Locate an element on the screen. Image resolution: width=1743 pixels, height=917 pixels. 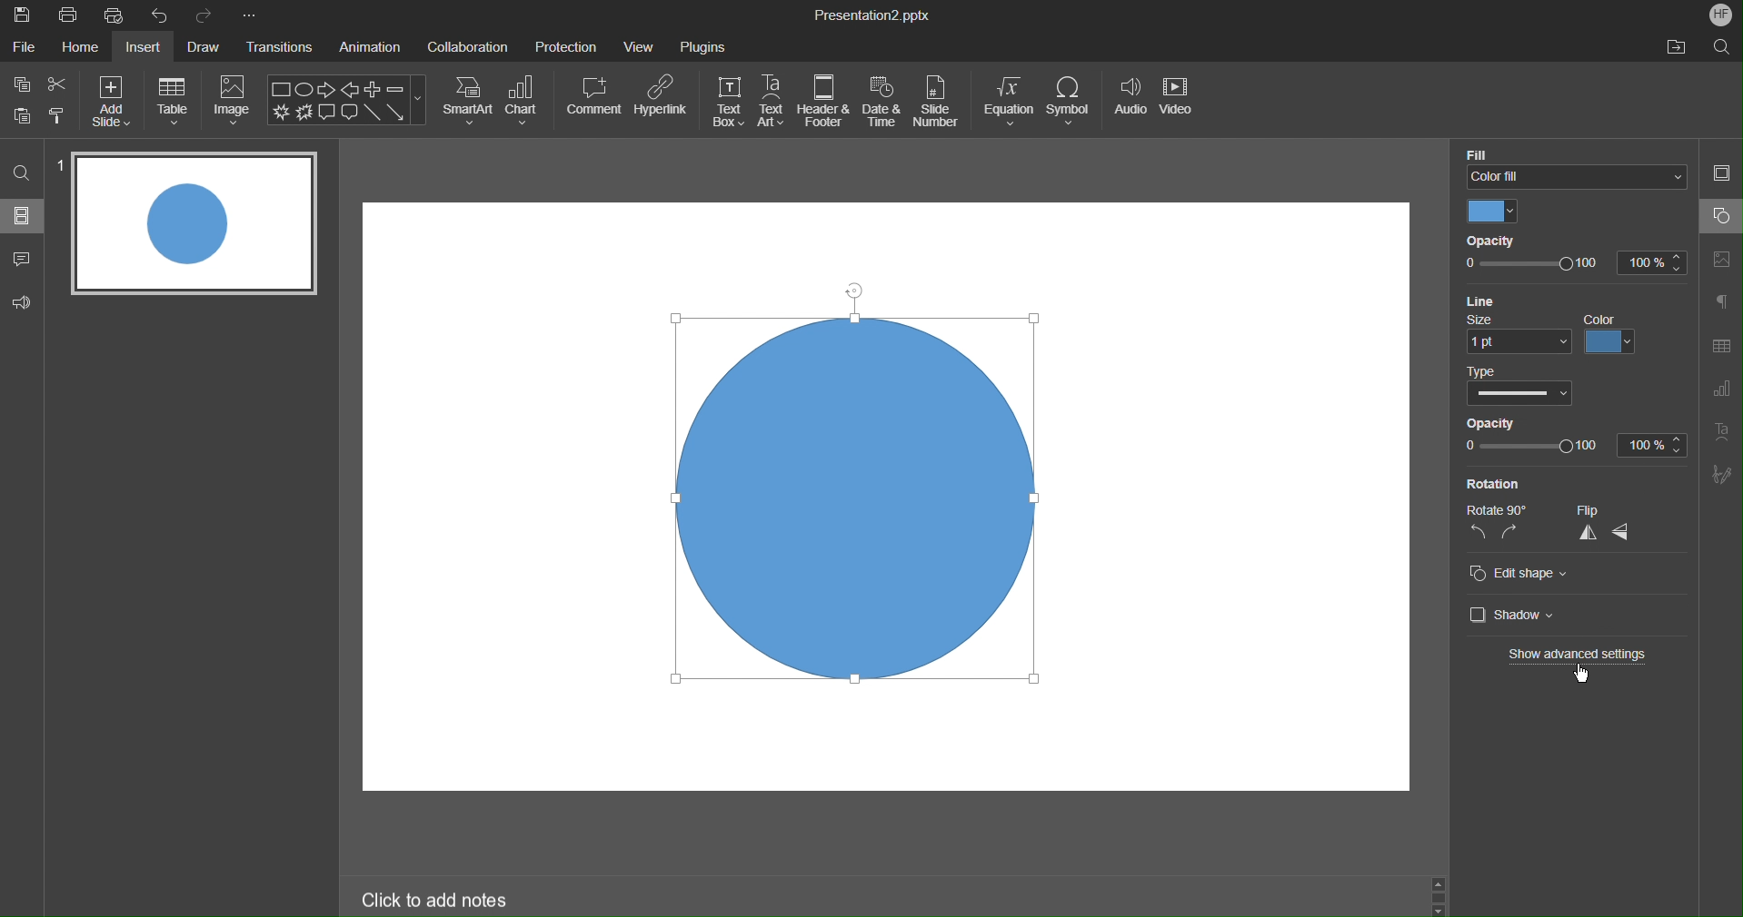
Insert is located at coordinates (147, 48).